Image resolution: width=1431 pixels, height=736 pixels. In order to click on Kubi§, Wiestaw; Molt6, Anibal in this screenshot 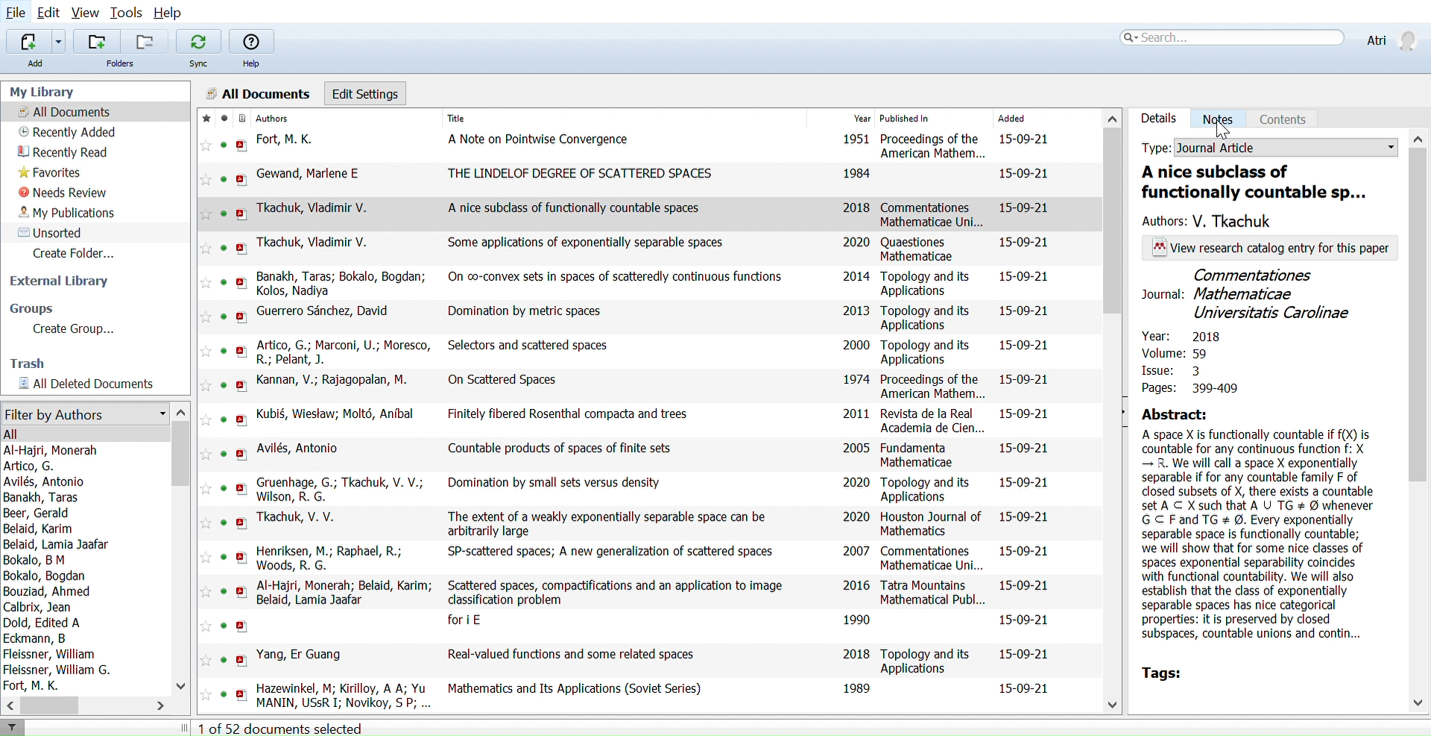, I will do `click(337, 415)`.